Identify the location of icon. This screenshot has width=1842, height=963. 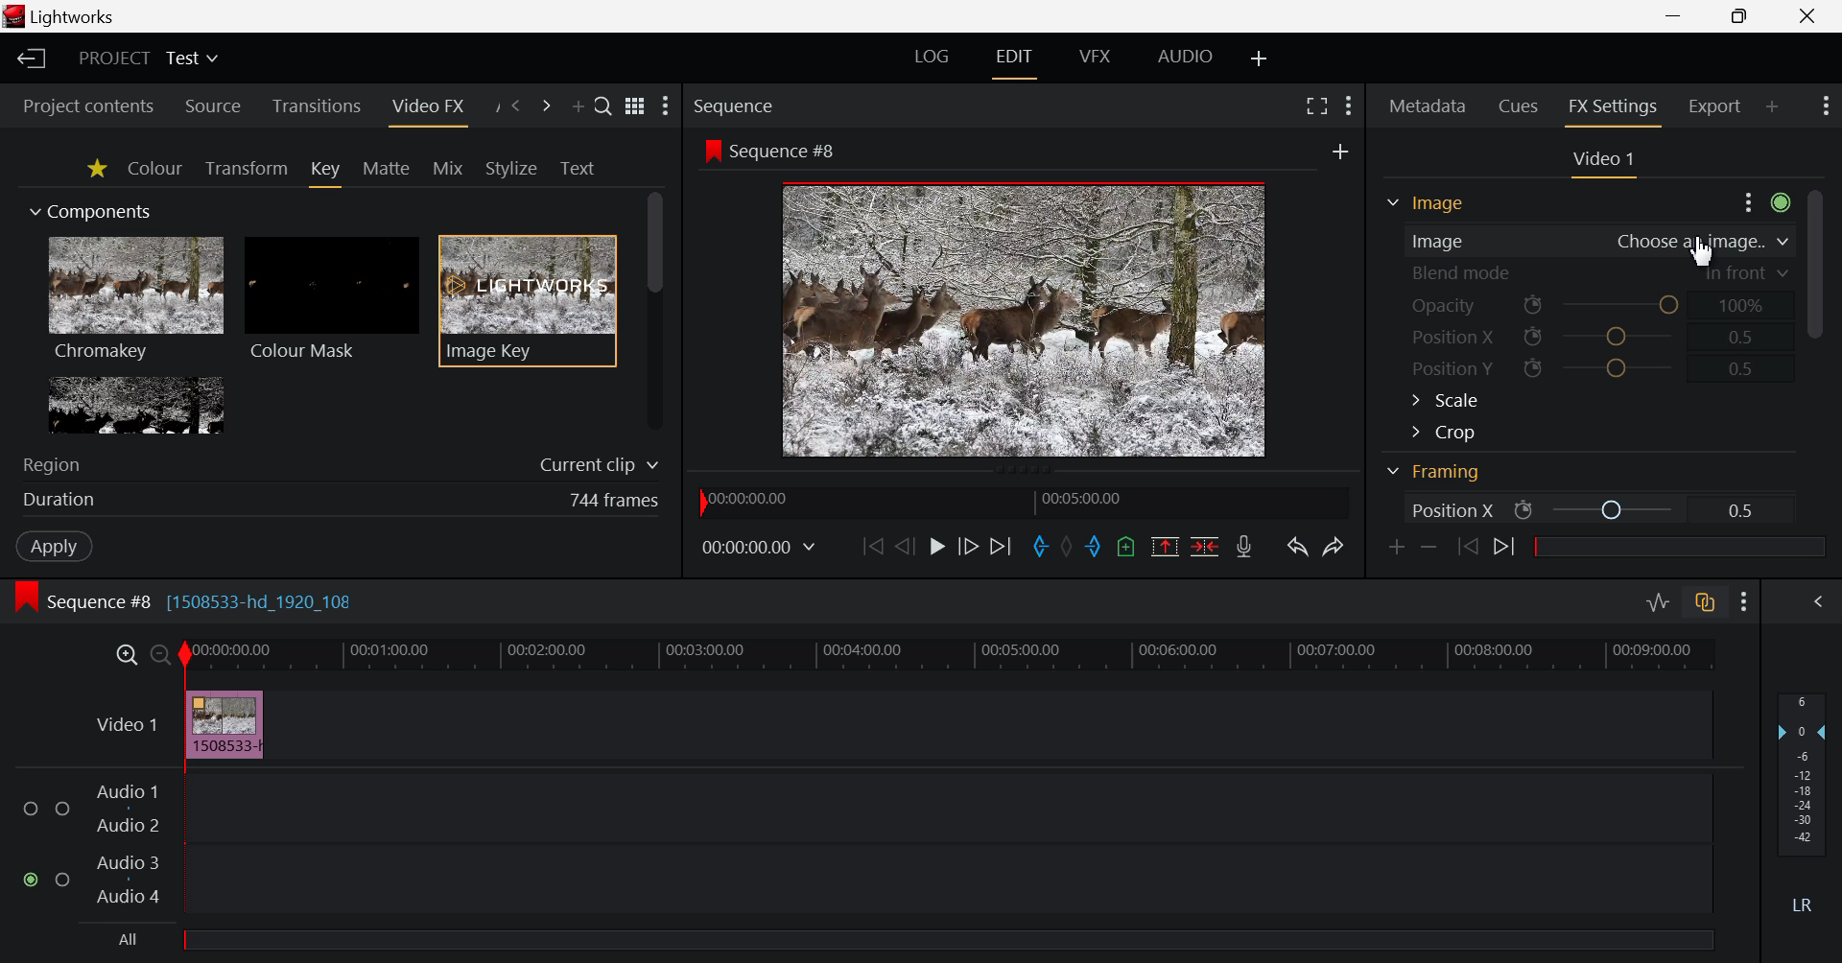
(1534, 336).